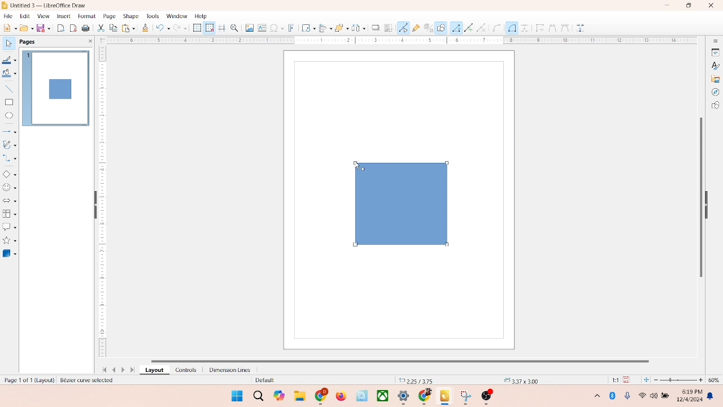 Image resolution: width=723 pixels, height=407 pixels. Describe the element at coordinates (227, 370) in the screenshot. I see `dimension lines` at that location.